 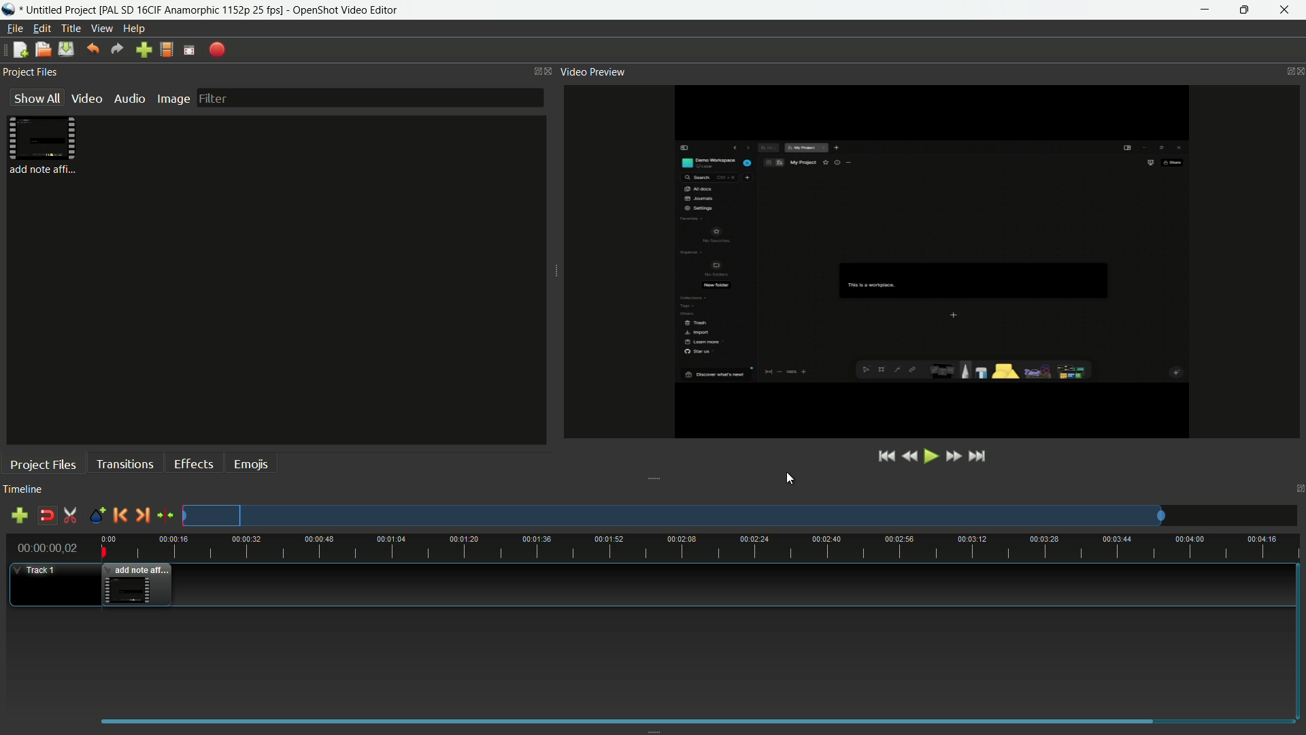 I want to click on previous marker, so click(x=120, y=515).